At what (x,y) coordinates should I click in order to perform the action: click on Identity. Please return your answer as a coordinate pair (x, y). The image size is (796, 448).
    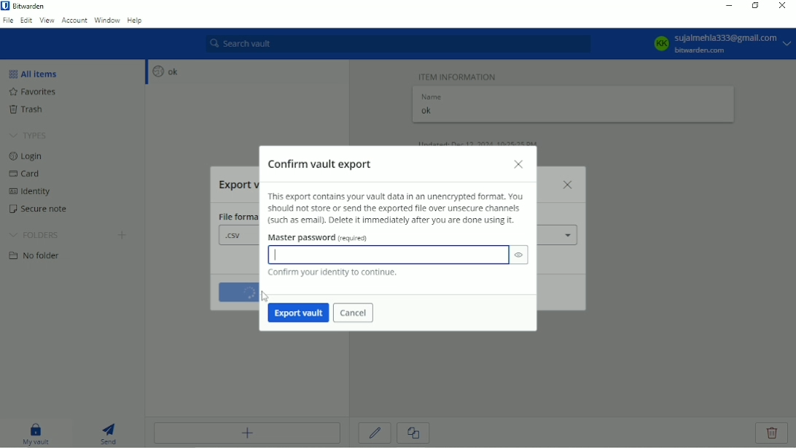
    Looking at the image, I should click on (34, 193).